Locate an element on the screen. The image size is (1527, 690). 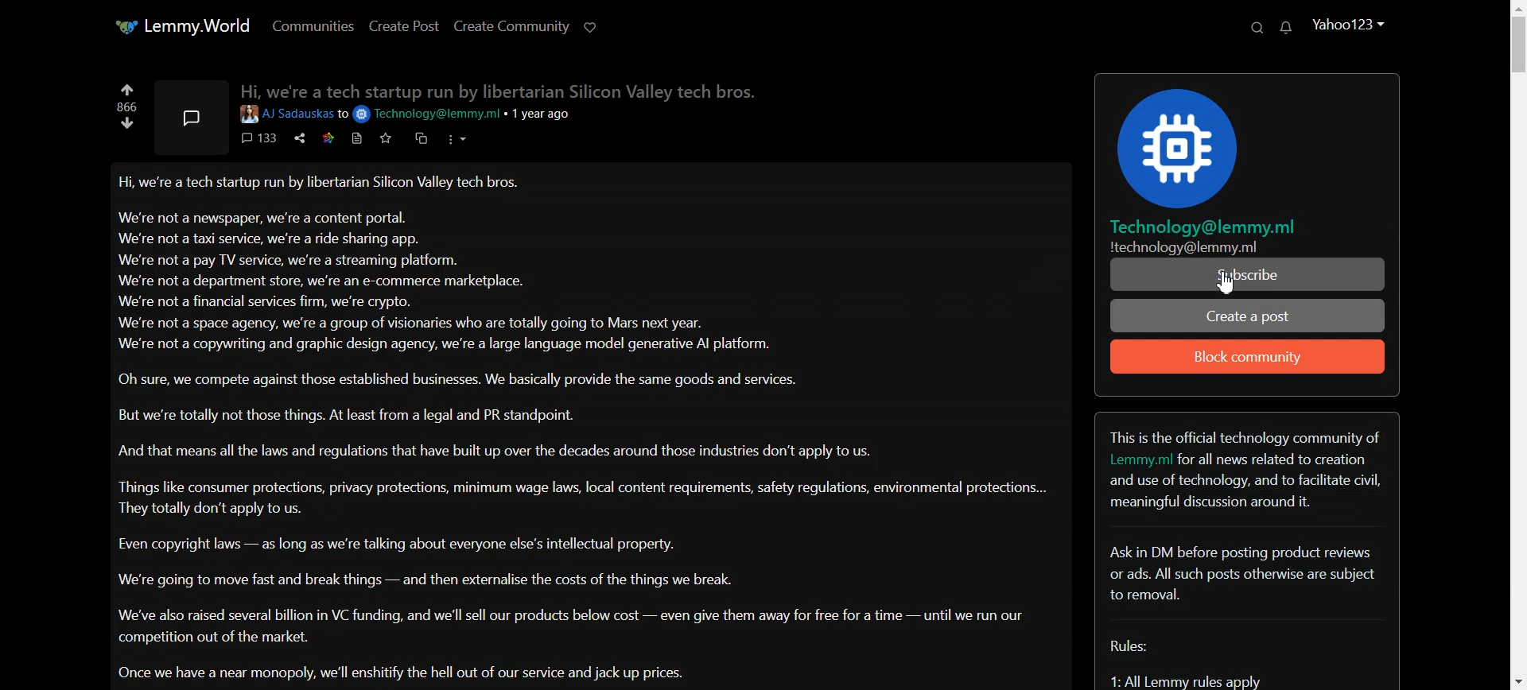
Down vote is located at coordinates (128, 123).